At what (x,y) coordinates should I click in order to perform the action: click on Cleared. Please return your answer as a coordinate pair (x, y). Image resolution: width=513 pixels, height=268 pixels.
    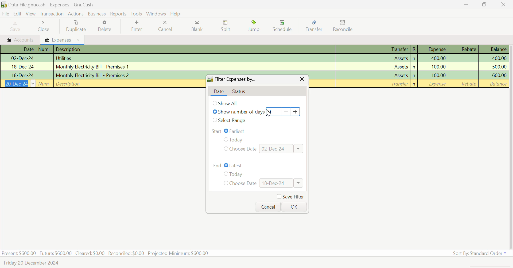
    Looking at the image, I should click on (90, 253).